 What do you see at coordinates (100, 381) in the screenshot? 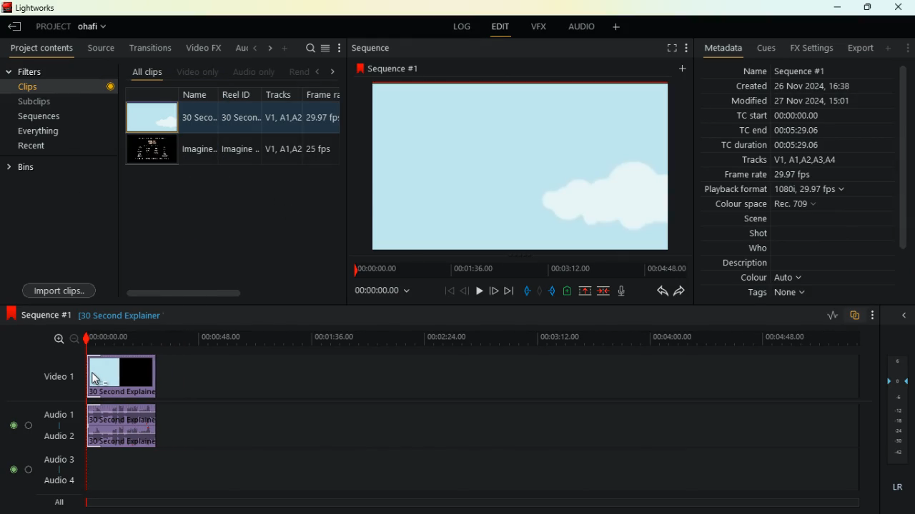
I see `Mouse Cursor` at bounding box center [100, 381].